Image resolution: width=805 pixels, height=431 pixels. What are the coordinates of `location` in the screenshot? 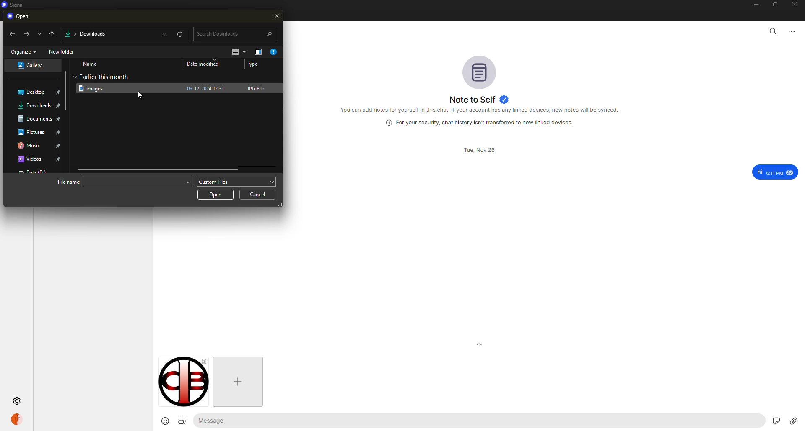 It's located at (31, 132).